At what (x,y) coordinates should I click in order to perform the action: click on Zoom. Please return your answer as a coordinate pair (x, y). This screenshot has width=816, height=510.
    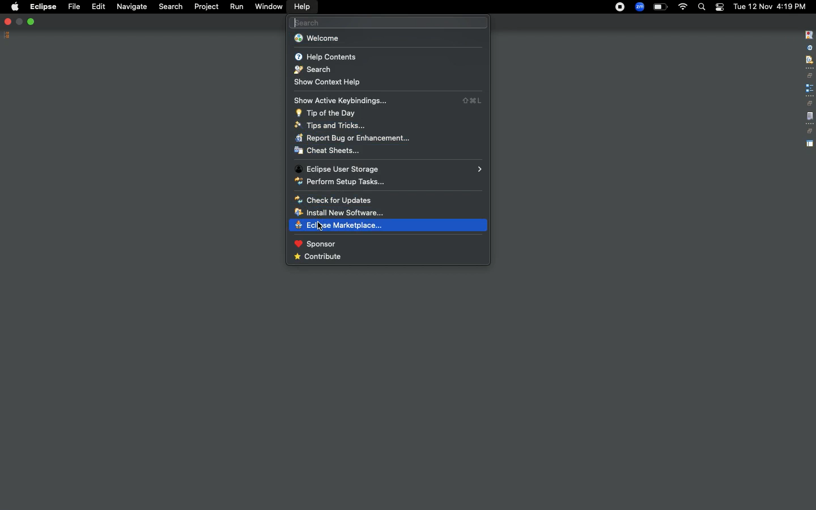
    Looking at the image, I should click on (639, 7).